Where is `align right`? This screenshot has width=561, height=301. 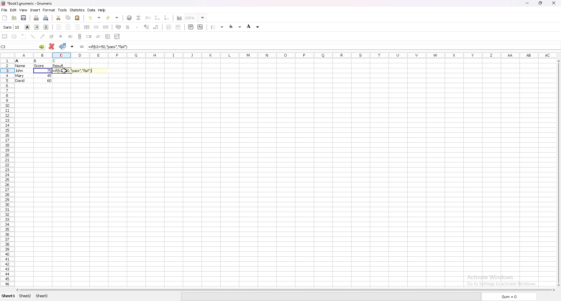 align right is located at coordinates (78, 27).